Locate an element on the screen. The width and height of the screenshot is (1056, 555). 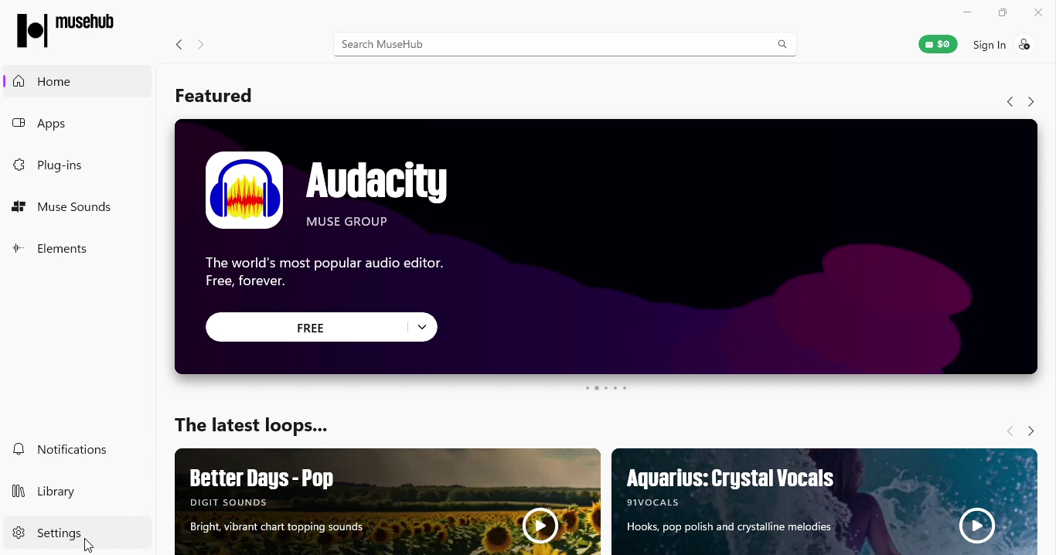
Close is located at coordinates (1041, 12).